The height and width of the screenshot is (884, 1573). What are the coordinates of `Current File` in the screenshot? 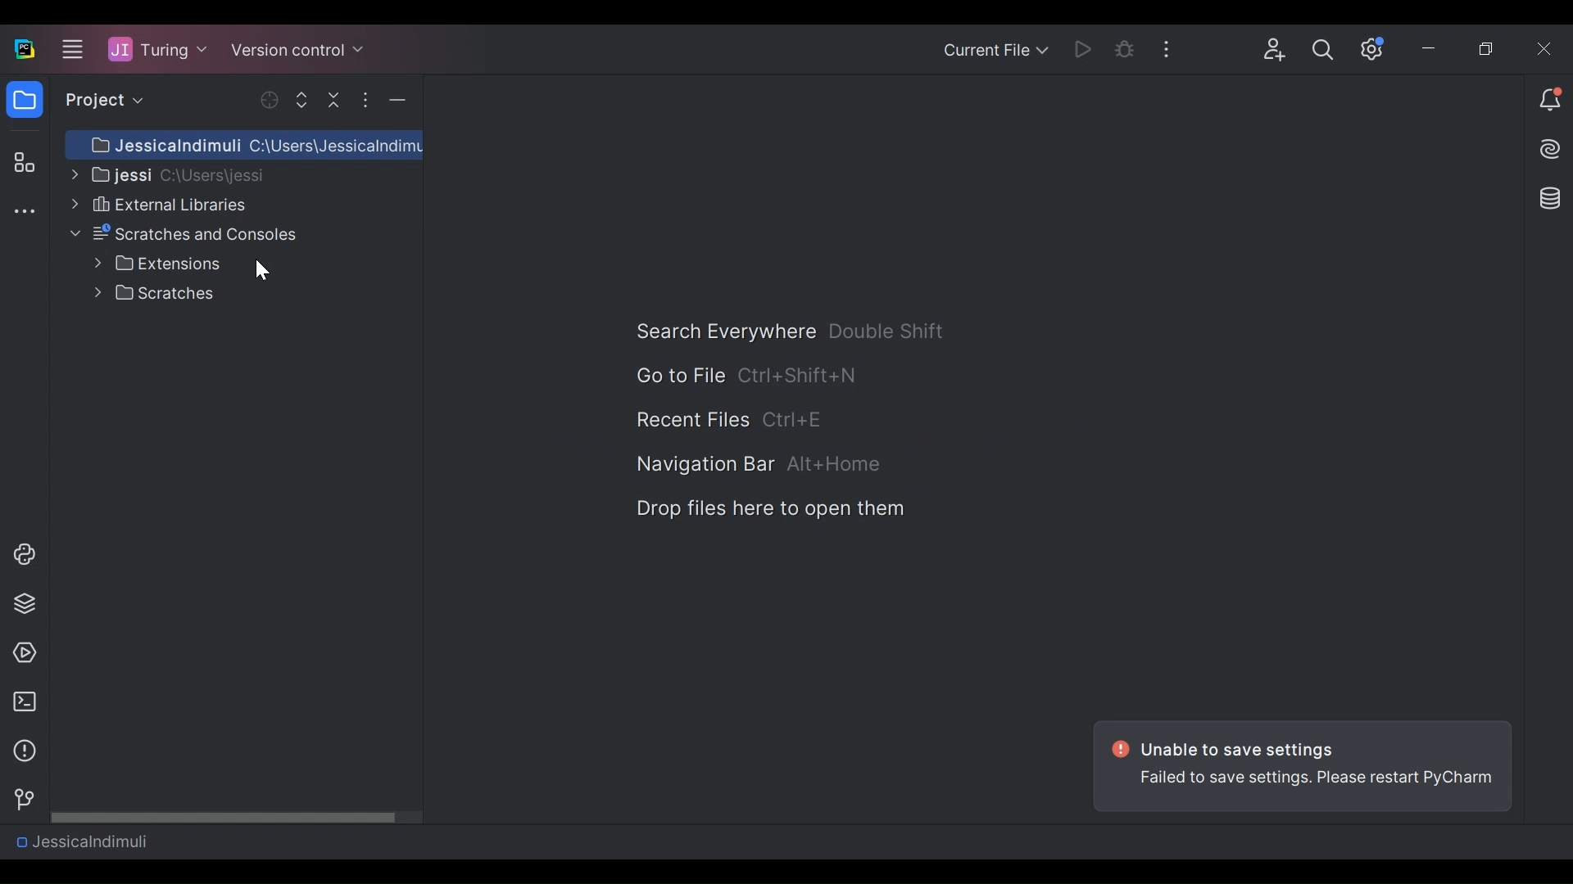 It's located at (995, 52).